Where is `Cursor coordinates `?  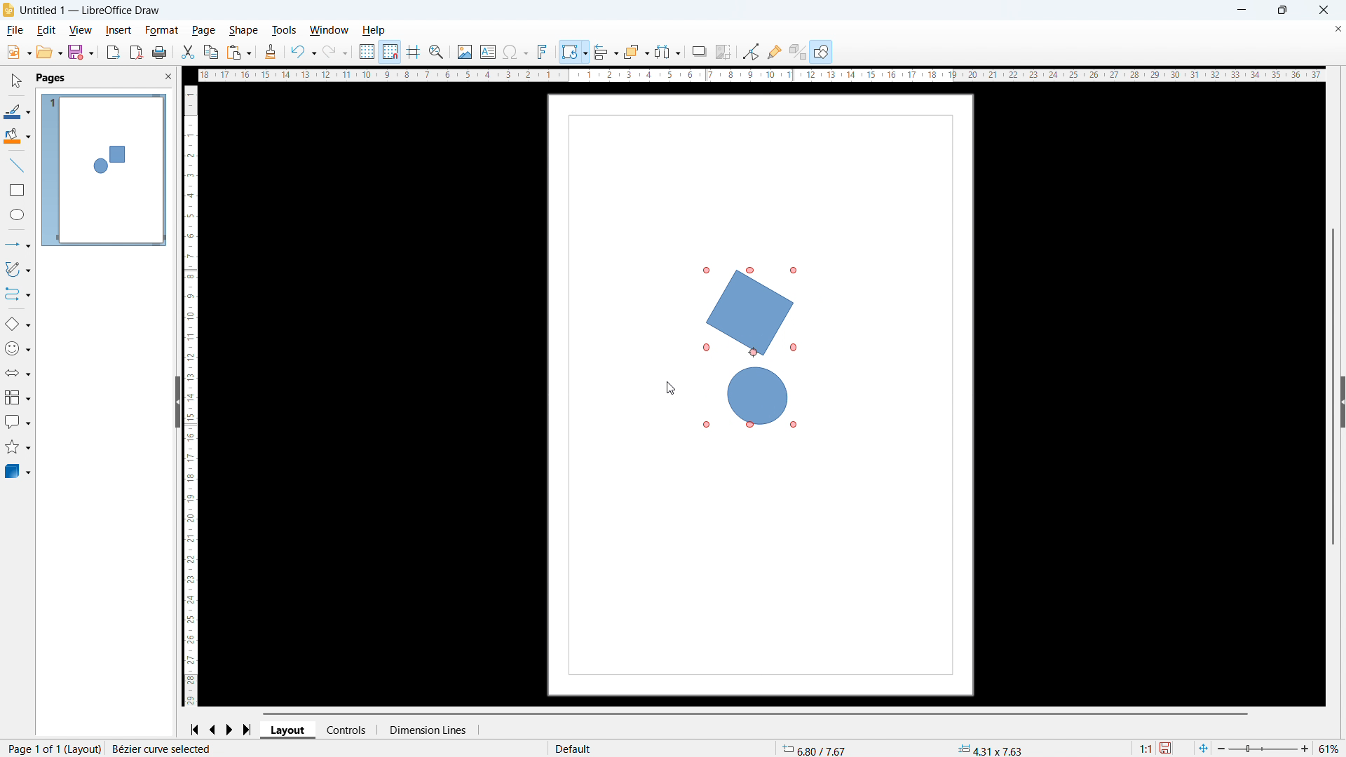
Cursor coordinates  is located at coordinates (817, 749).